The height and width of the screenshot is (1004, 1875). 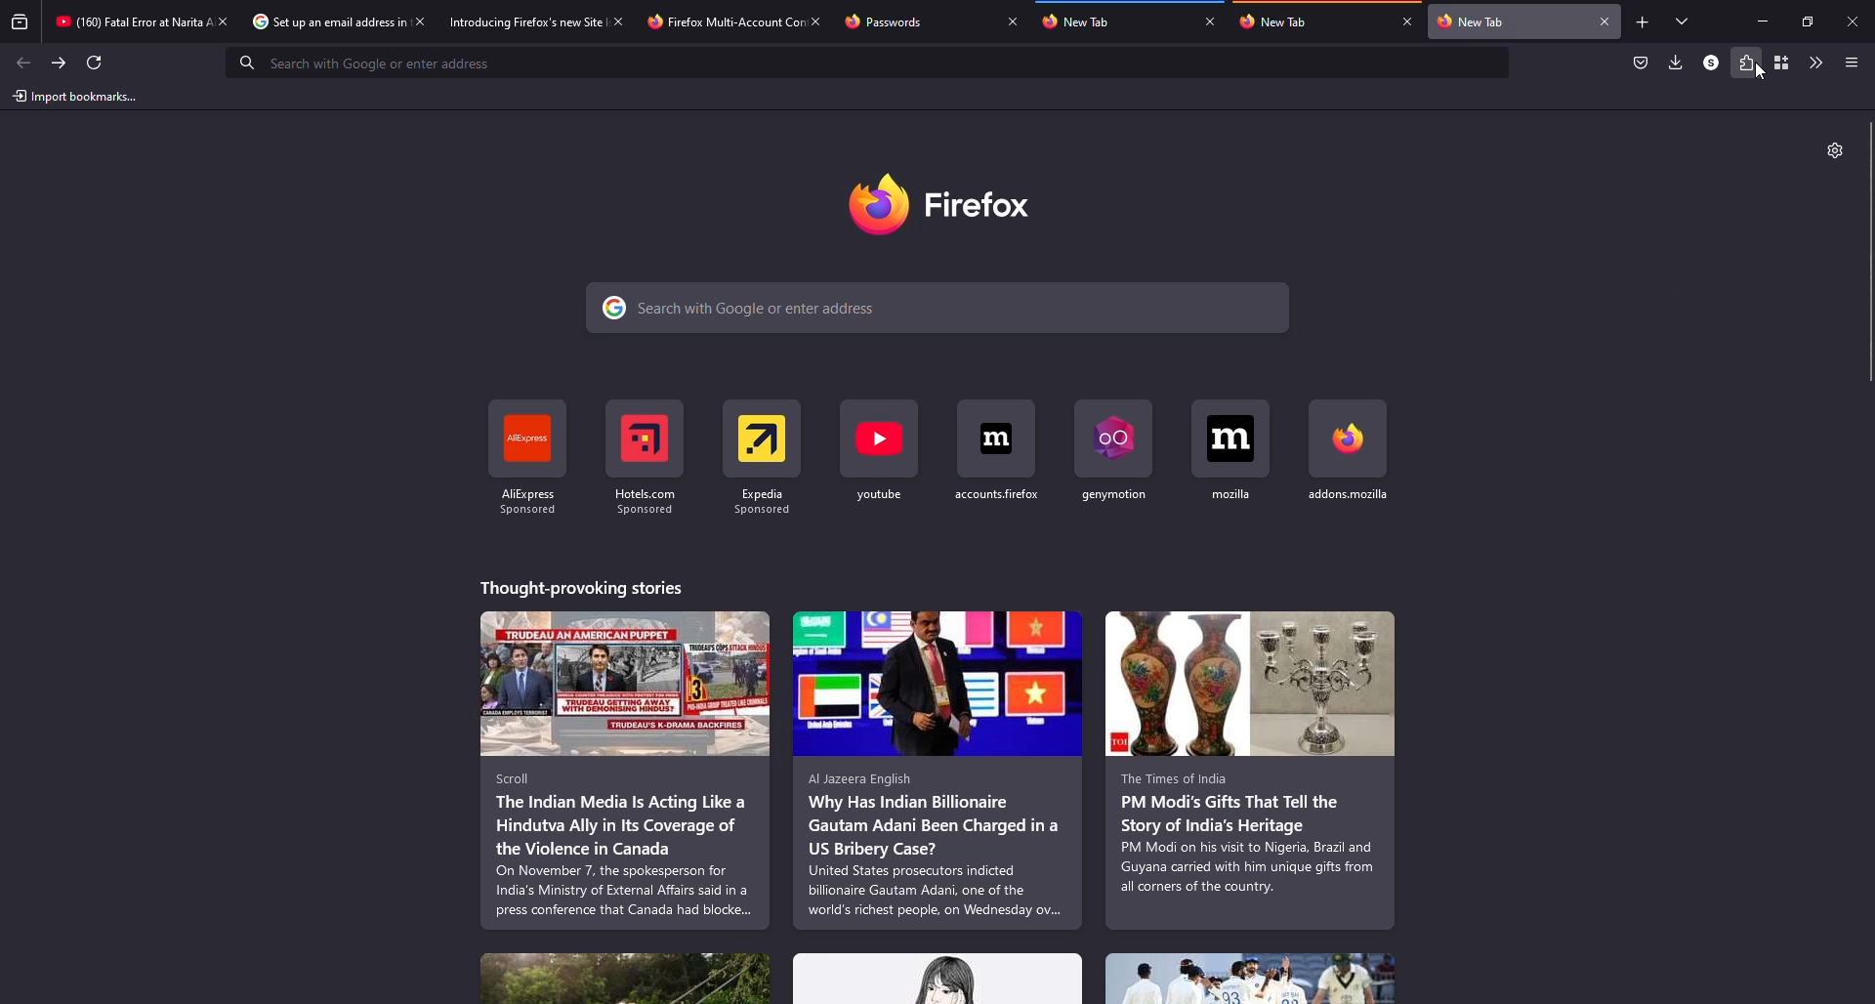 I want to click on scroll bar, so click(x=1870, y=254).